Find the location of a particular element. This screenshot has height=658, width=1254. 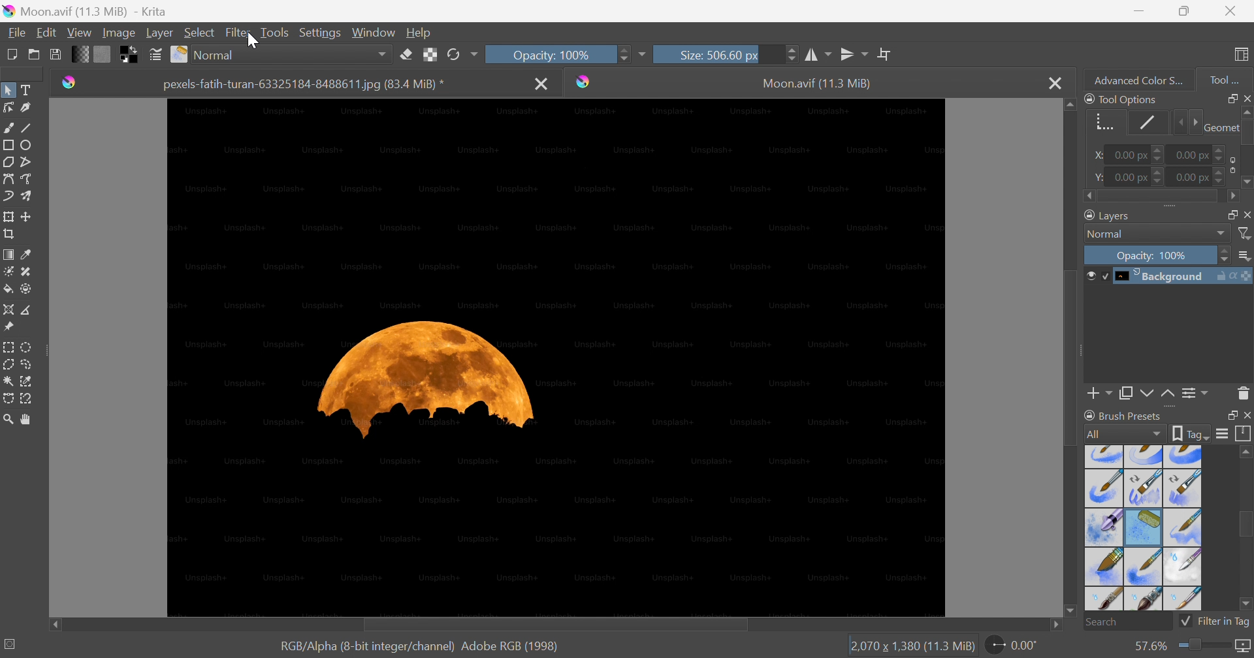

All is located at coordinates (1123, 435).